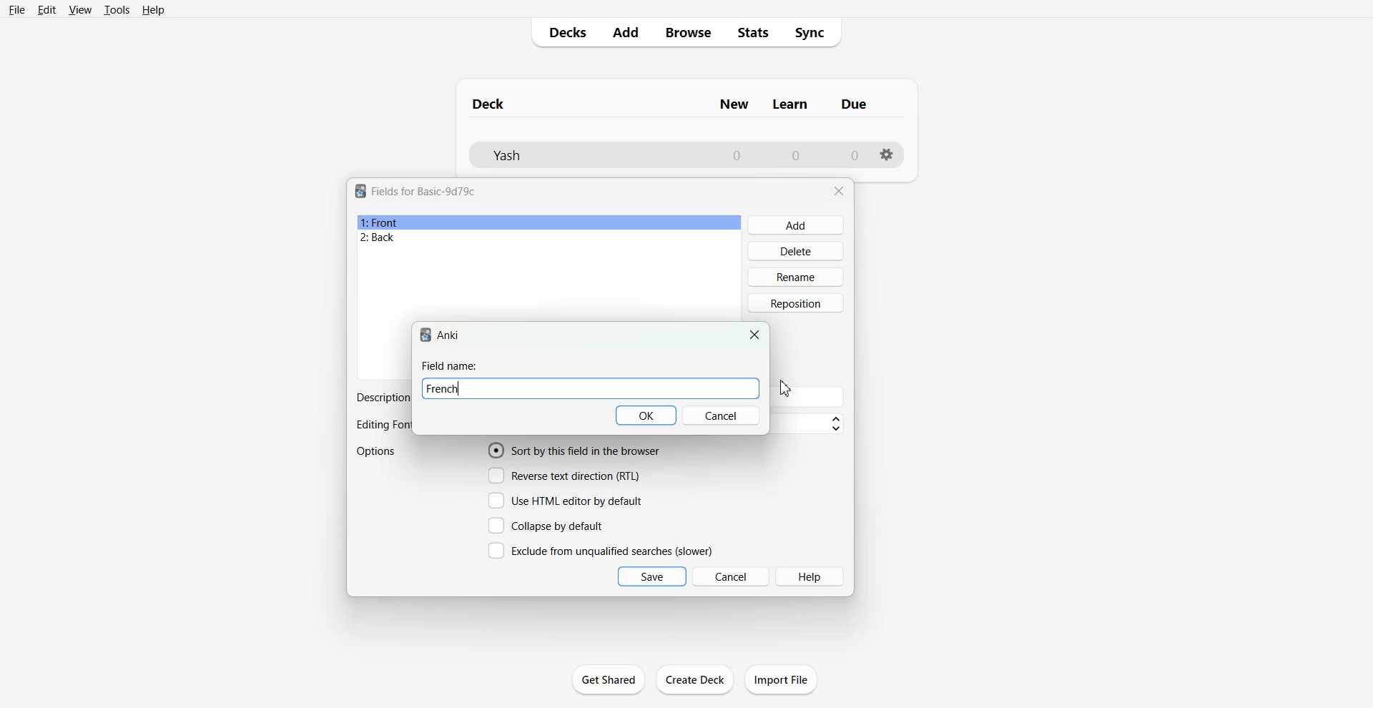 This screenshot has height=708, width=1373. What do you see at coordinates (574, 450) in the screenshot?
I see `Sort by this field in the browser` at bounding box center [574, 450].